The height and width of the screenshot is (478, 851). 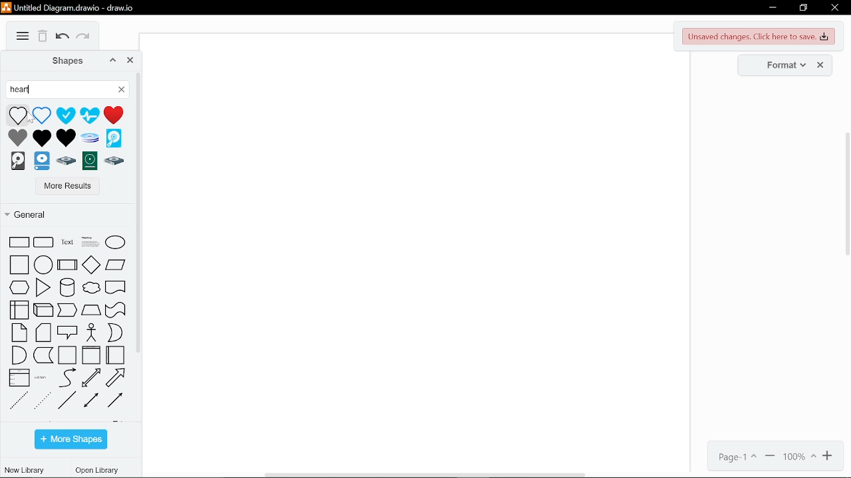 What do you see at coordinates (66, 161) in the screenshot?
I see `Hard drive` at bounding box center [66, 161].